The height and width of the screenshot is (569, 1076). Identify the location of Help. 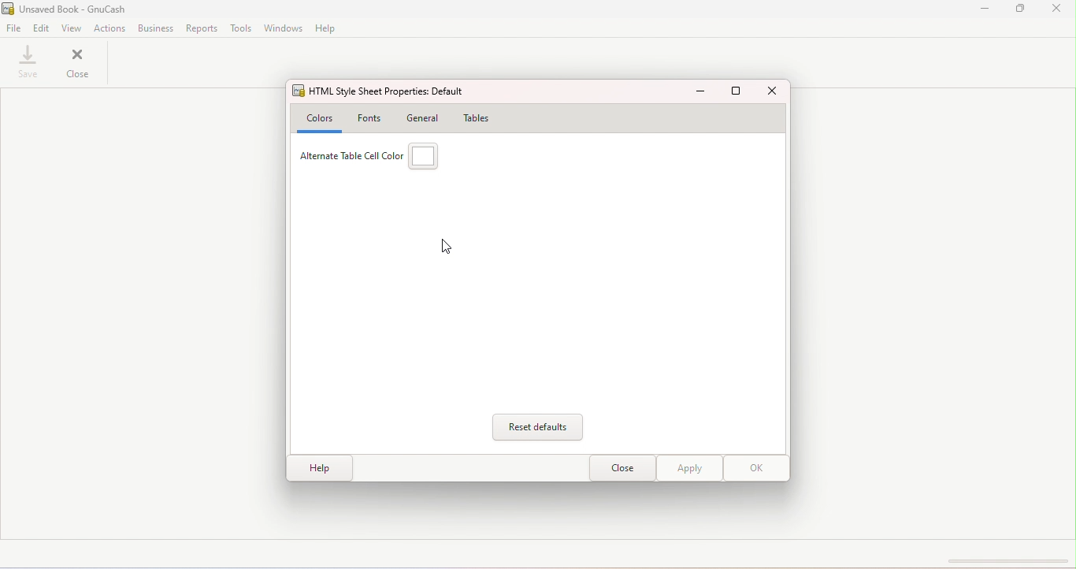
(321, 467).